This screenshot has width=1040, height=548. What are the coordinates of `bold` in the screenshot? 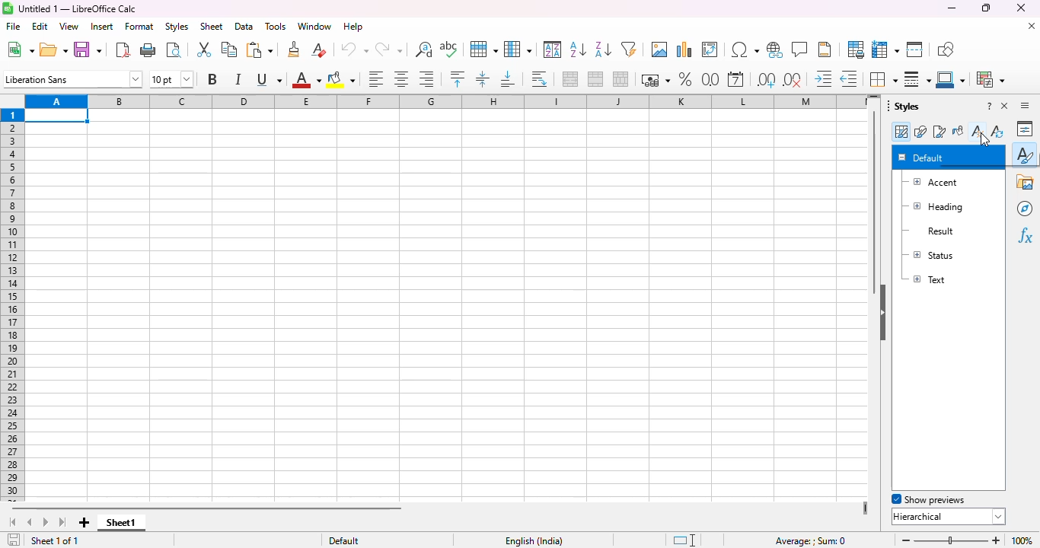 It's located at (211, 79).